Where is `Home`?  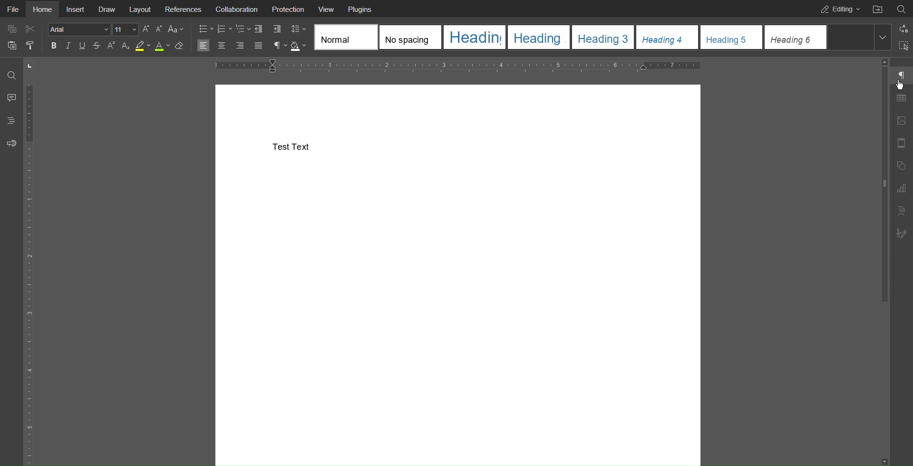 Home is located at coordinates (42, 9).